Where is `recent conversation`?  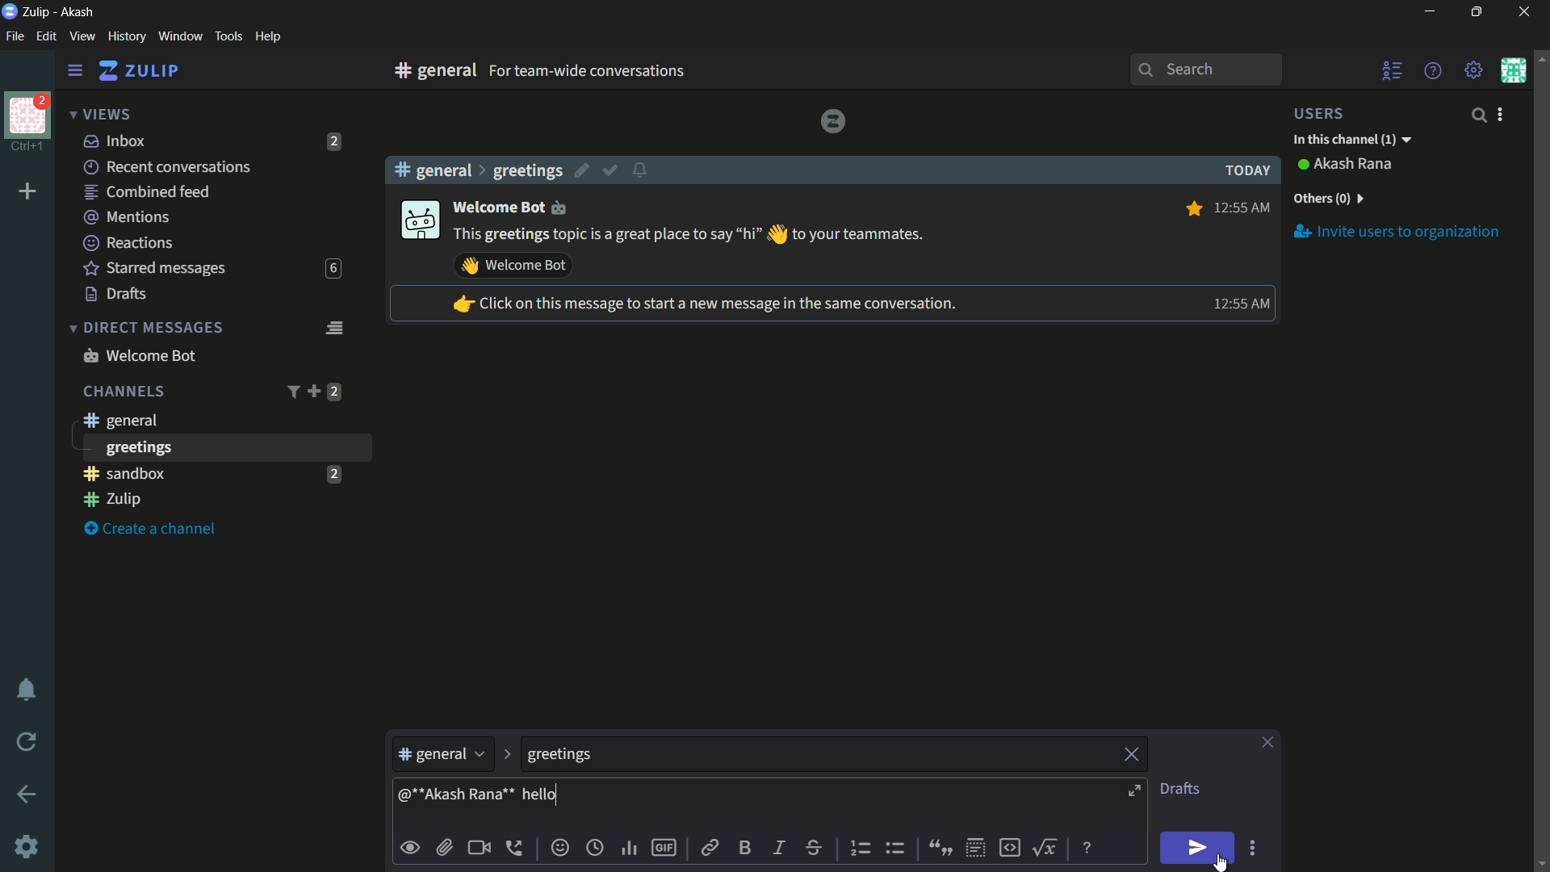 recent conversation is located at coordinates (169, 167).